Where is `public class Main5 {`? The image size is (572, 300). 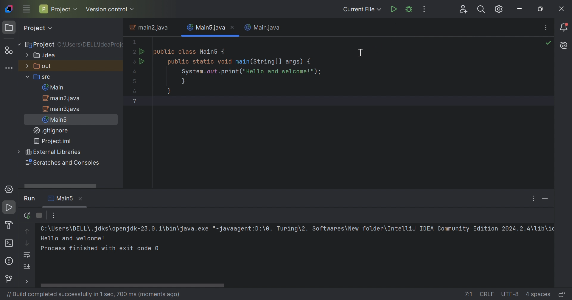 public class Main5 { is located at coordinates (190, 52).